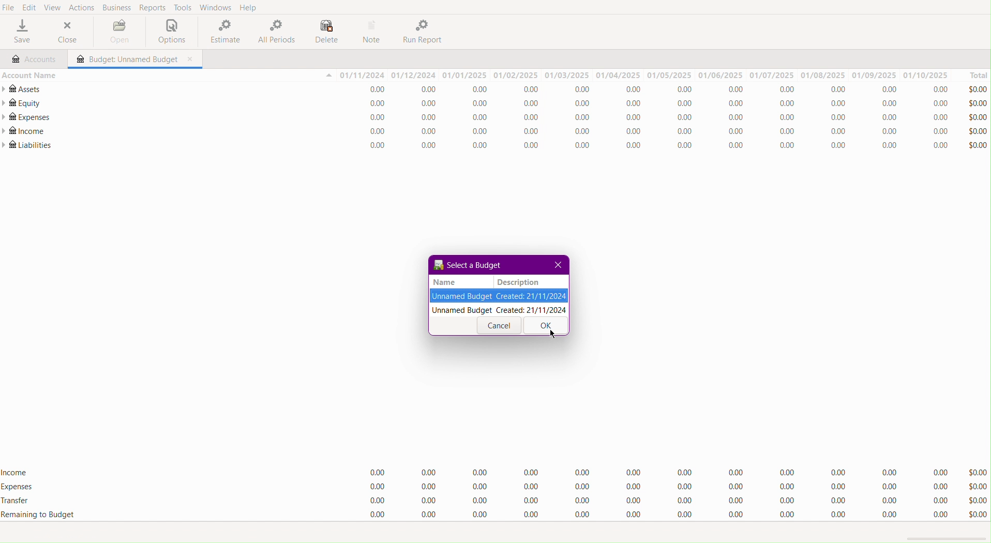 Image resolution: width=991 pixels, height=543 pixels. Describe the element at coordinates (973, 74) in the screenshot. I see `Total` at that location.